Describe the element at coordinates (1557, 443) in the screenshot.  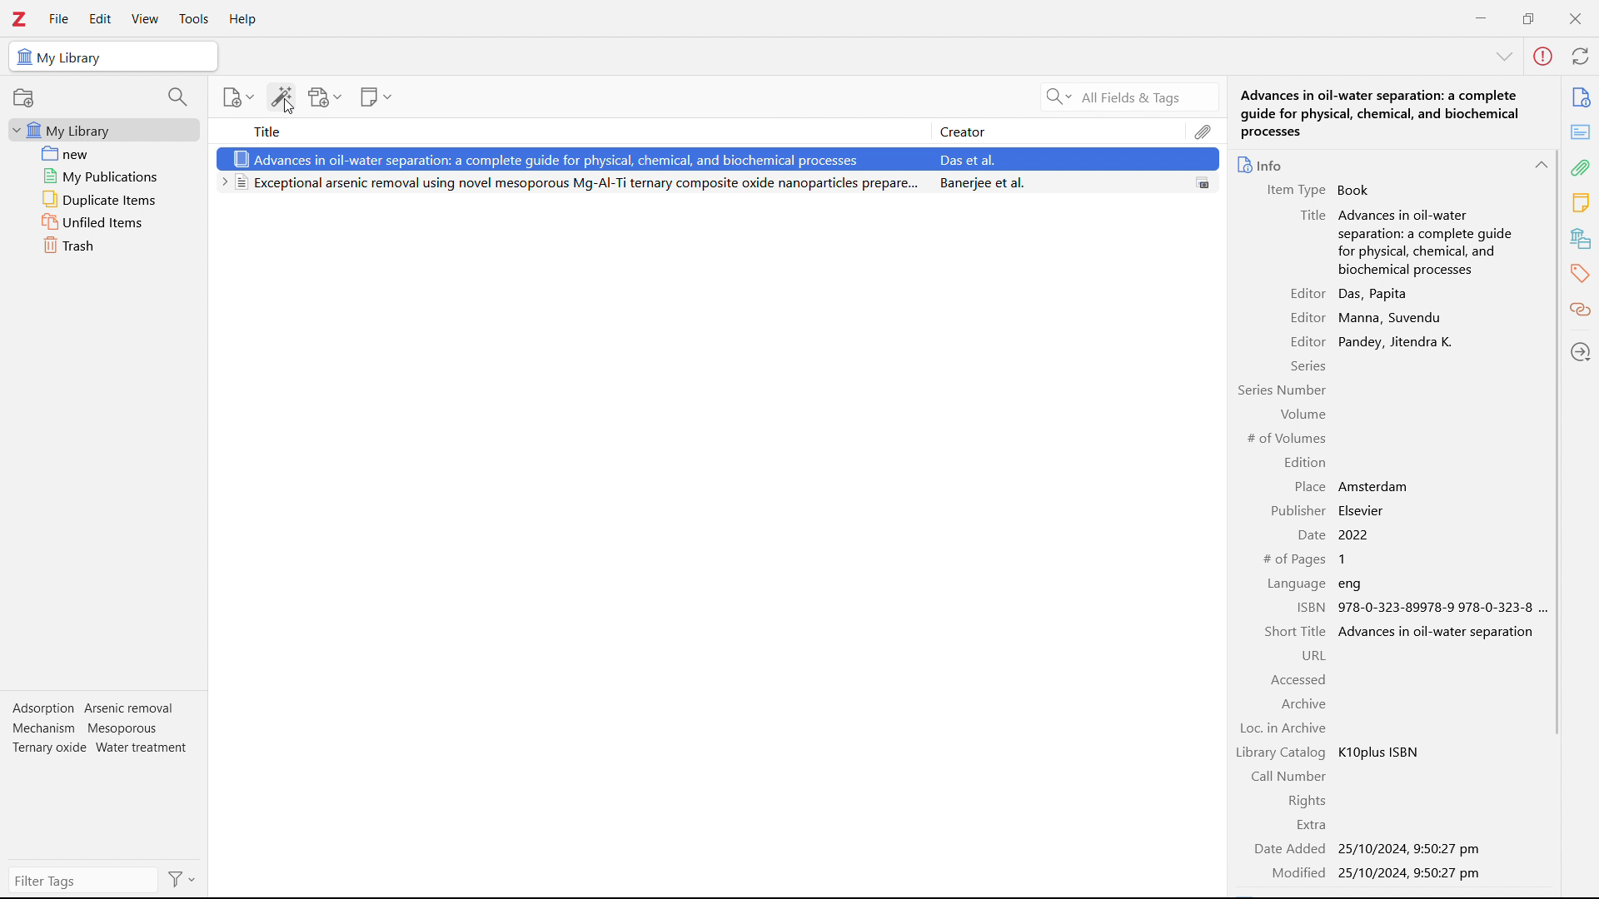
I see `vertical scrollbar` at that location.